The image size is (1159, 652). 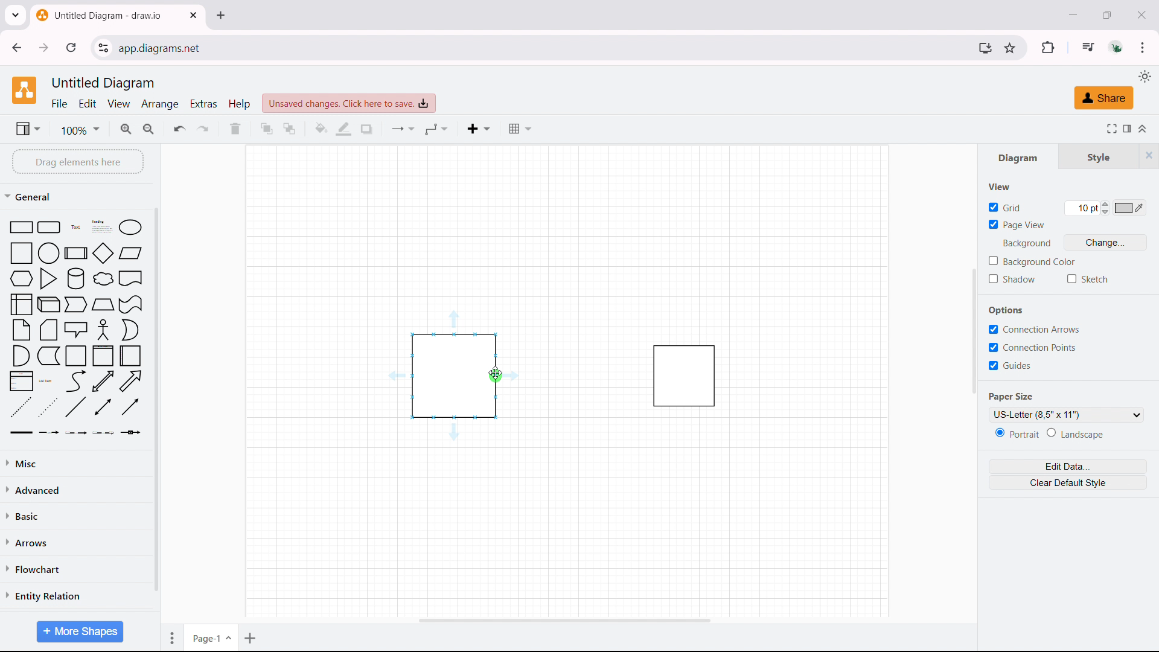 What do you see at coordinates (1110, 128) in the screenshot?
I see `fullscreen` at bounding box center [1110, 128].